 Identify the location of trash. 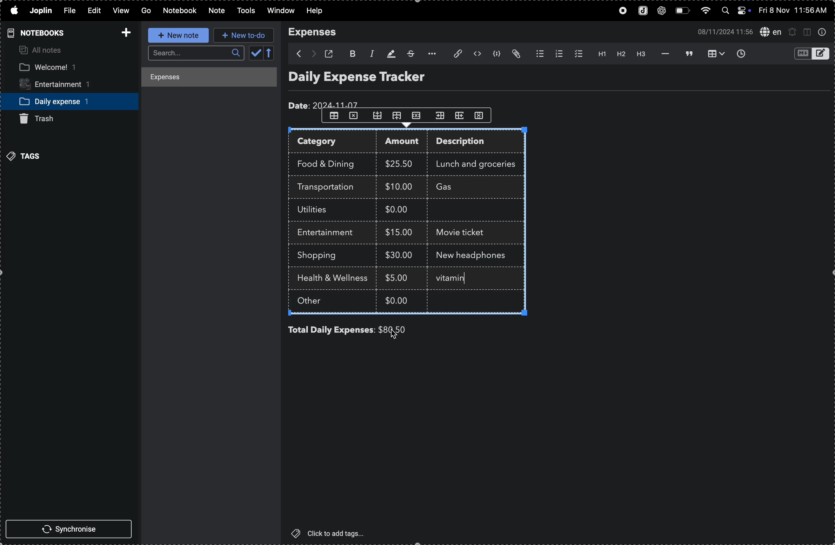
(43, 119).